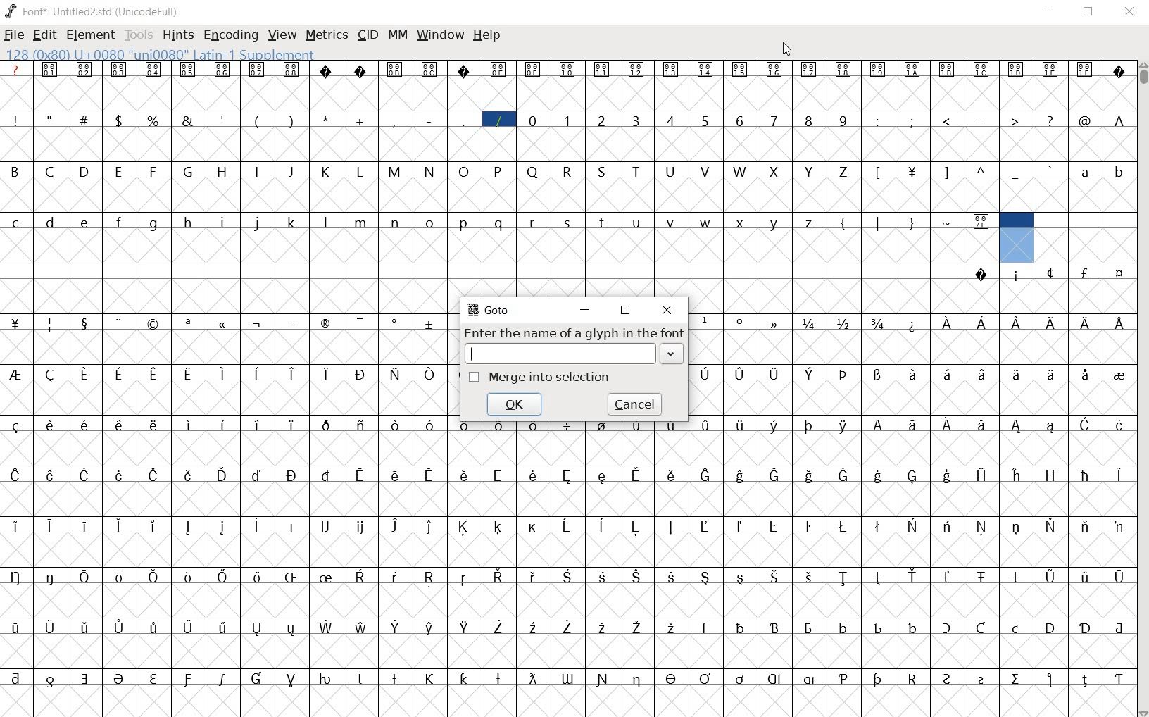 The height and width of the screenshot is (717, 1149). Describe the element at coordinates (1016, 237) in the screenshot. I see `cell selected` at that location.